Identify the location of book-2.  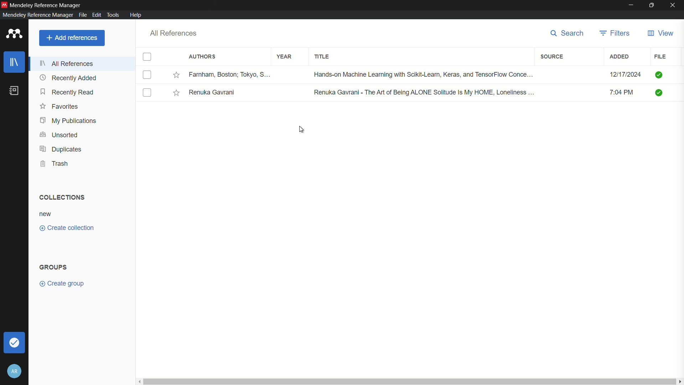
(147, 93).